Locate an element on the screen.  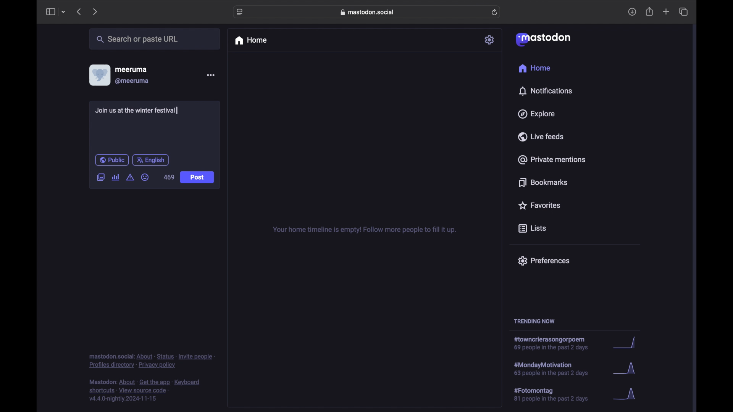
new tab is located at coordinates (666, 11).